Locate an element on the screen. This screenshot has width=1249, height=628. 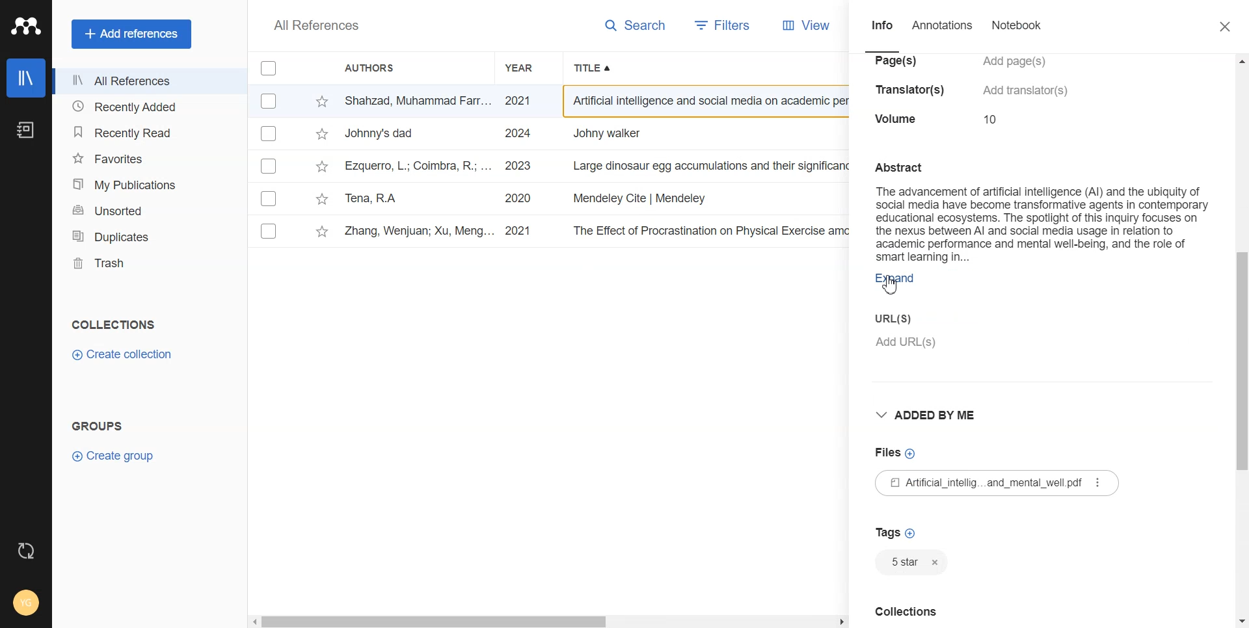
Recently Added is located at coordinates (139, 107).